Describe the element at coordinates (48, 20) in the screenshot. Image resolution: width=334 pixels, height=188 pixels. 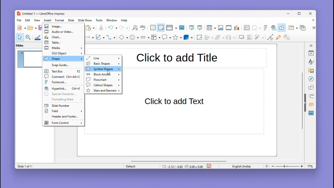
I see `Insert` at that location.